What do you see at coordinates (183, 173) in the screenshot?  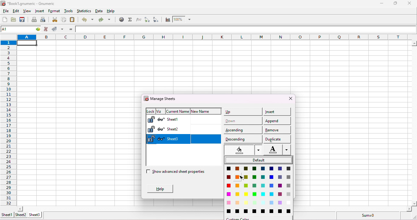 I see `show advanced sheet properties` at bounding box center [183, 173].